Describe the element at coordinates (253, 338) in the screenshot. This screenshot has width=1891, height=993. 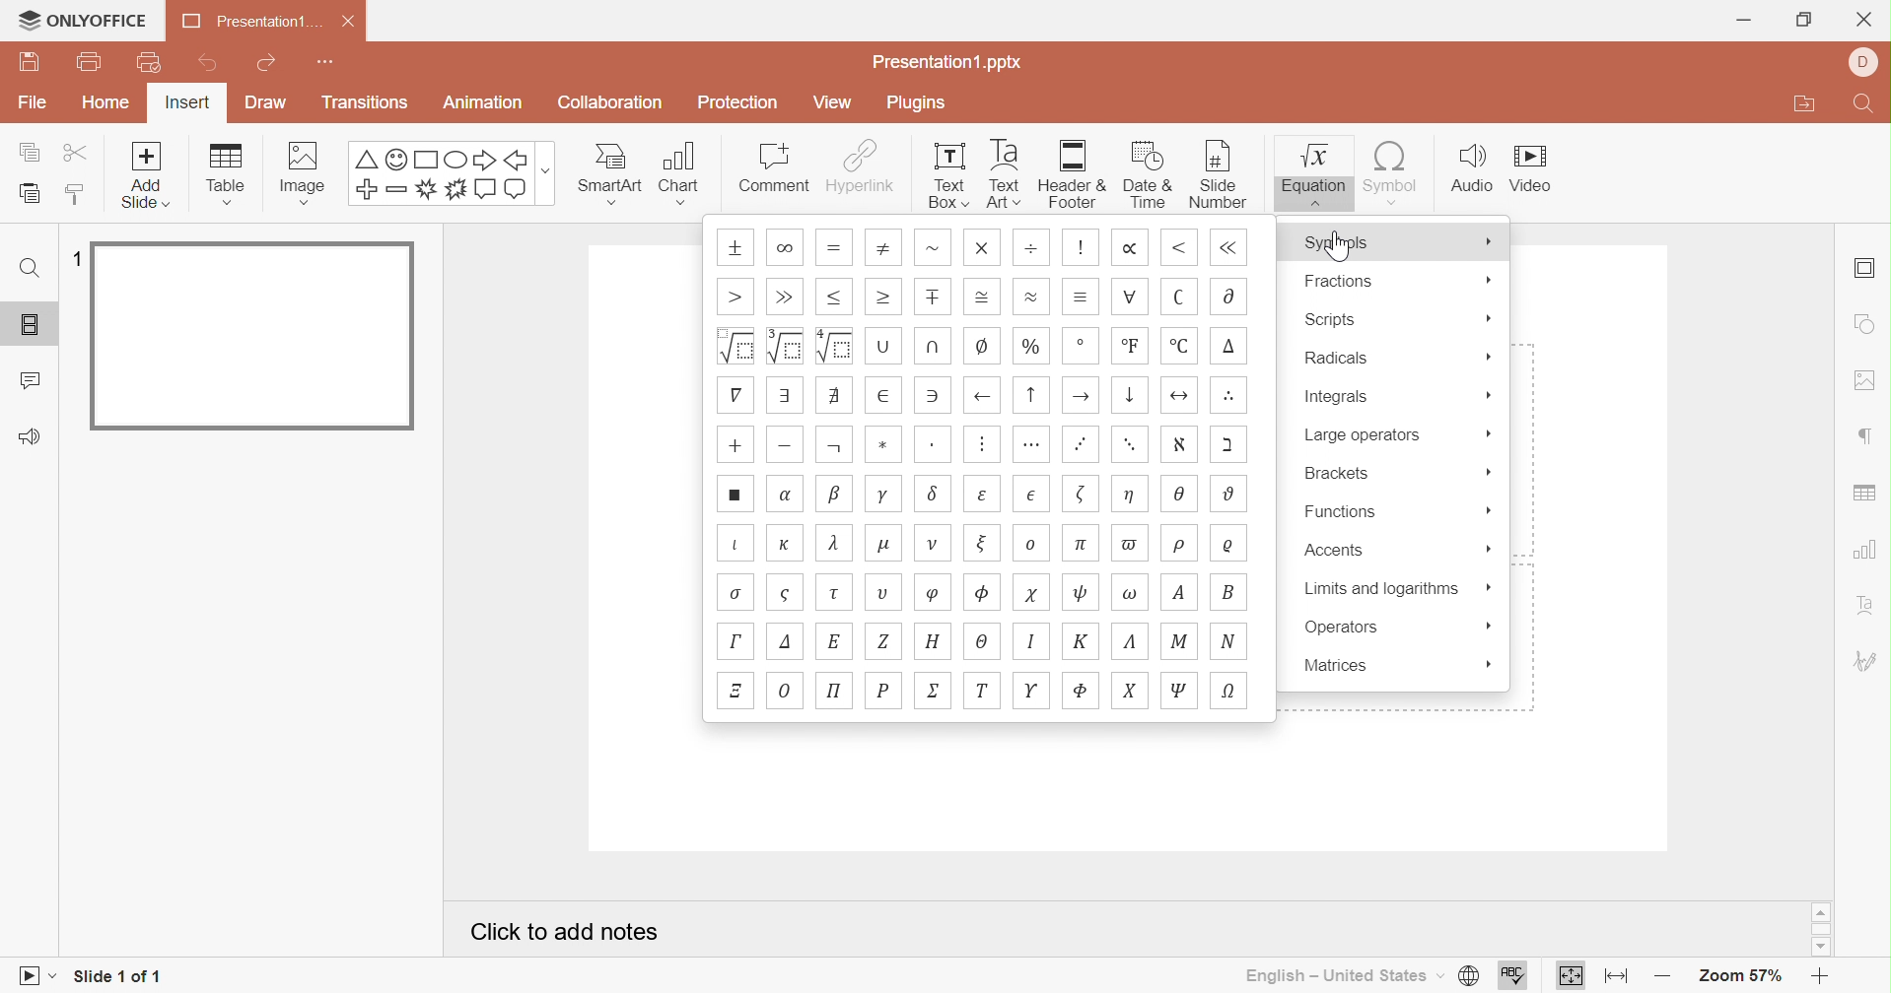
I see `Slide` at that location.